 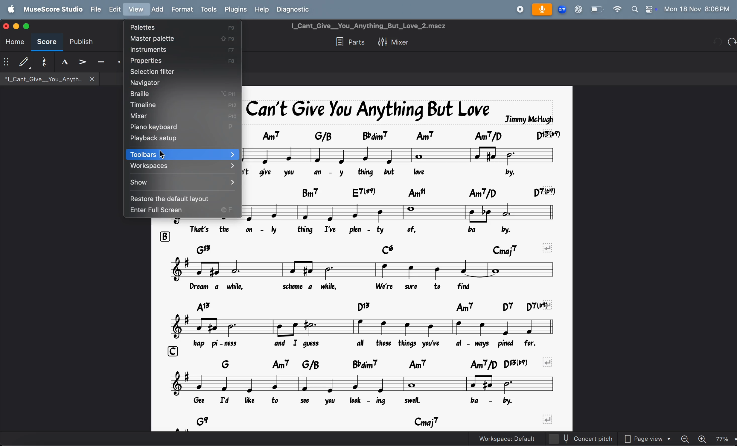 What do you see at coordinates (263, 10) in the screenshot?
I see `help` at bounding box center [263, 10].